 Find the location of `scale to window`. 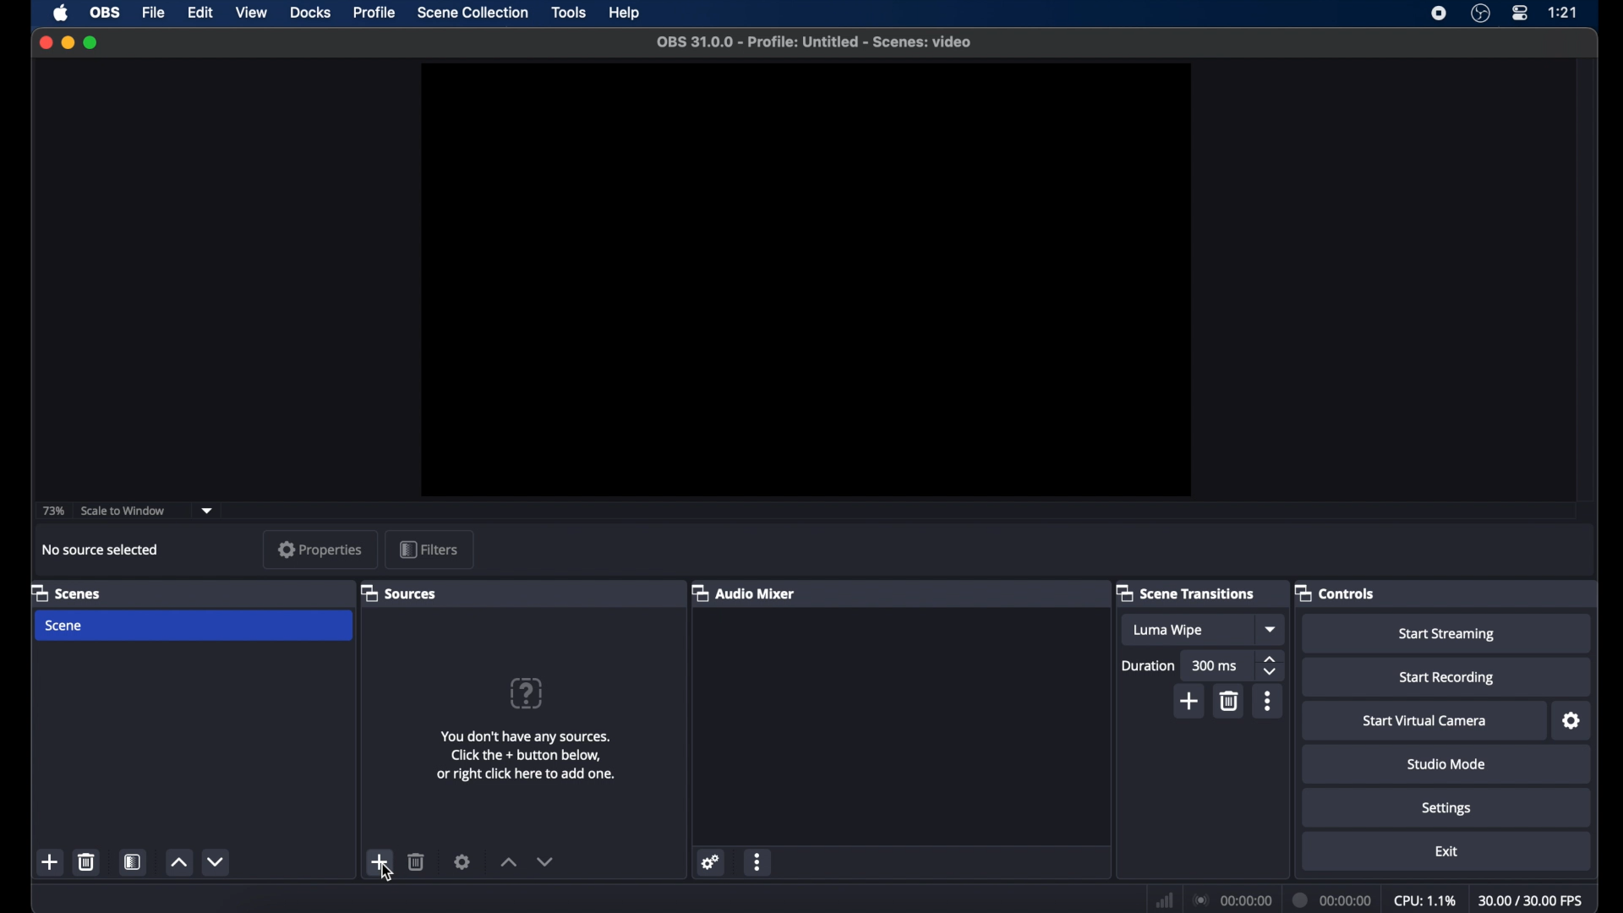

scale to window is located at coordinates (123, 511).